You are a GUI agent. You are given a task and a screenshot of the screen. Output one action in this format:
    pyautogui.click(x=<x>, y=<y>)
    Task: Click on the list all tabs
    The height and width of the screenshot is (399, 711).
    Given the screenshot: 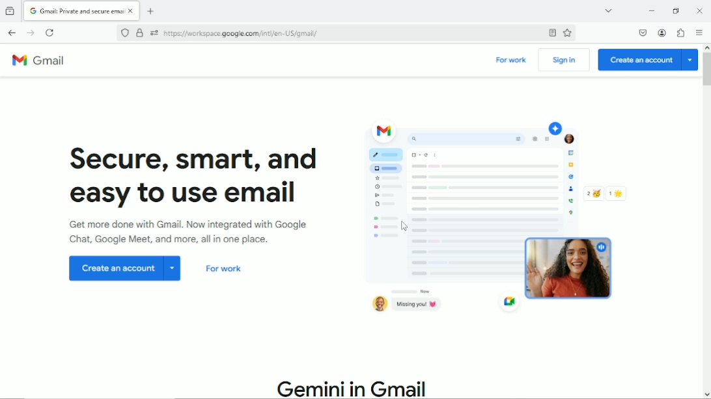 What is the action you would take?
    pyautogui.click(x=606, y=10)
    